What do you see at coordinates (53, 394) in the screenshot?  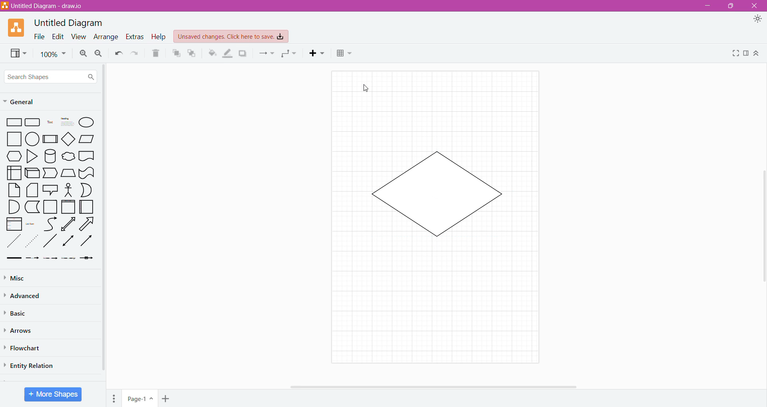 I see `More Shapes` at bounding box center [53, 394].